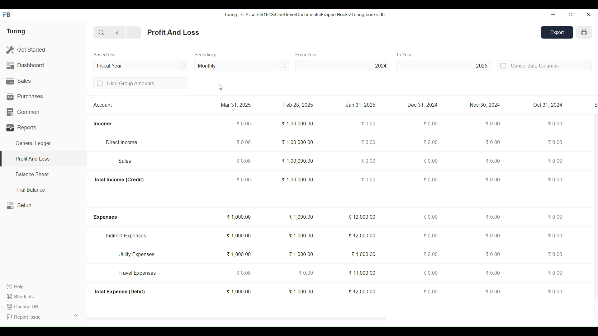 Image resolution: width=598 pixels, height=336 pixels. Describe the element at coordinates (21, 296) in the screenshot. I see `Shortcuts` at that location.